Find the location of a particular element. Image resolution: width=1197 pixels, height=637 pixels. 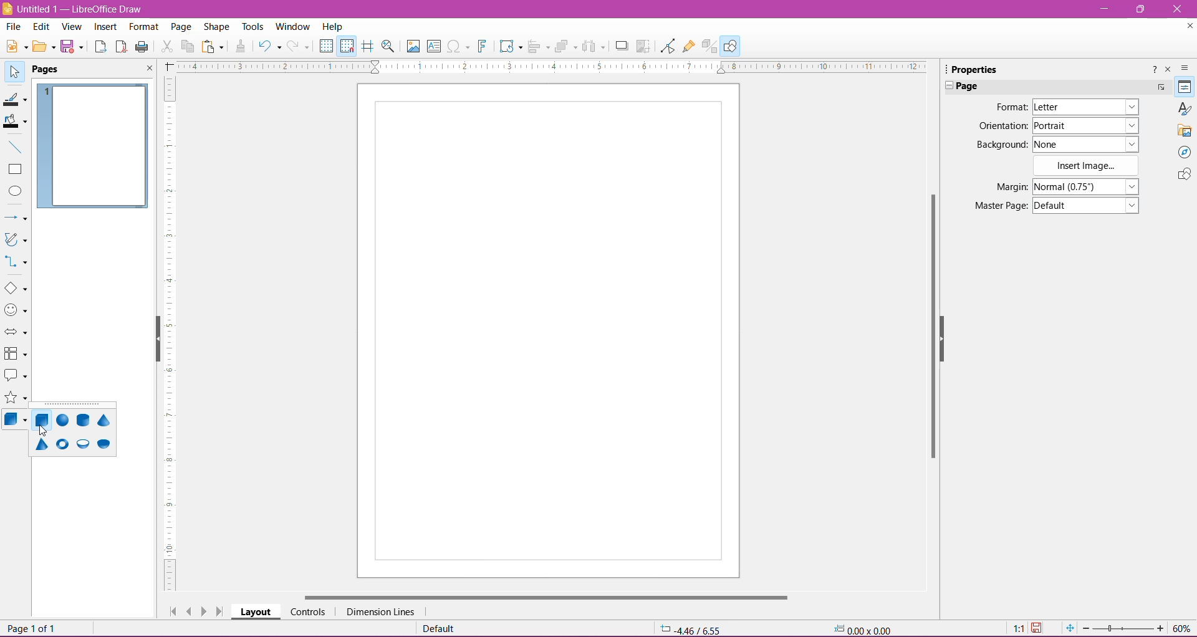

Half-Sphere is located at coordinates (103, 445).